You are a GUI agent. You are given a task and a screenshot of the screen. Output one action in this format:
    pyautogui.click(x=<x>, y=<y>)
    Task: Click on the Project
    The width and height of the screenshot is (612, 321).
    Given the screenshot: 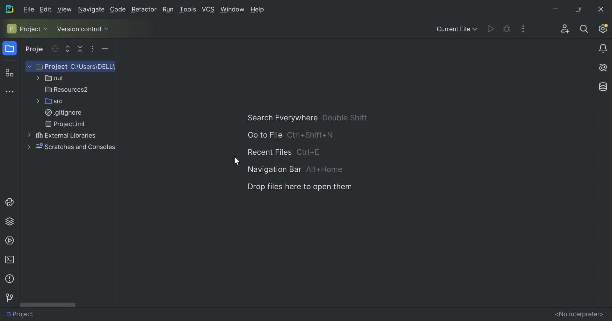 What is the action you would take?
    pyautogui.click(x=23, y=28)
    